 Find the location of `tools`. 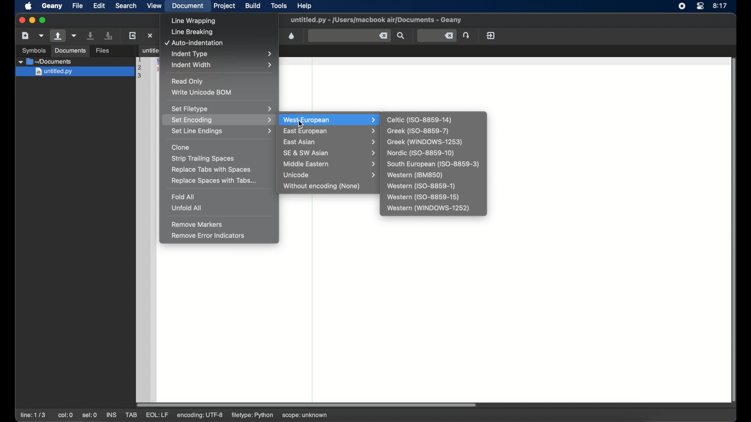

tools is located at coordinates (279, 5).